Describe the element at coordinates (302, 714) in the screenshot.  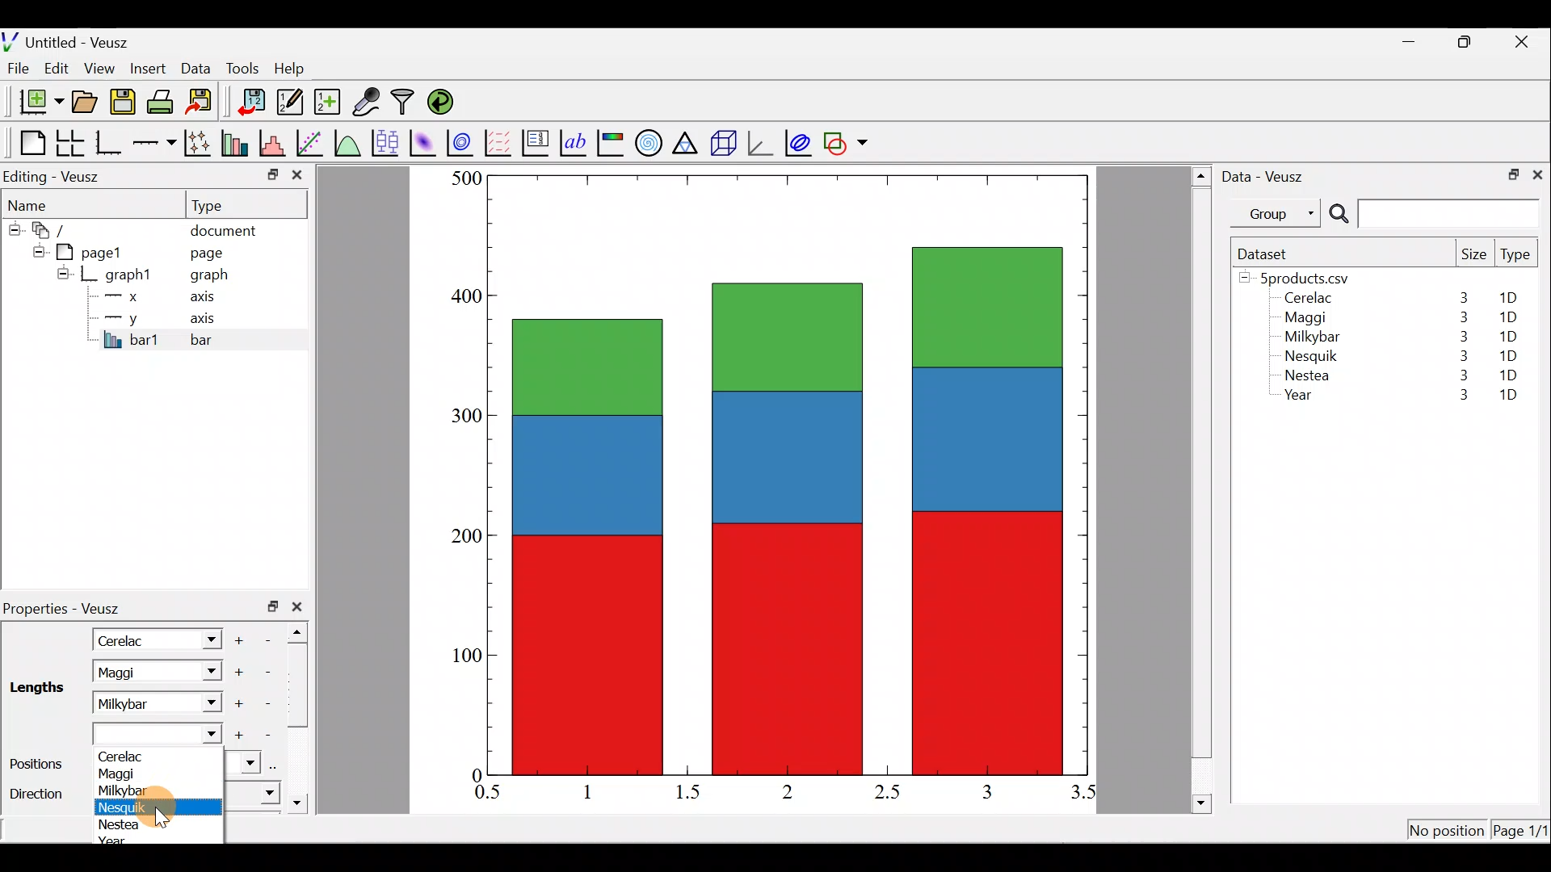
I see `scroll bar` at that location.